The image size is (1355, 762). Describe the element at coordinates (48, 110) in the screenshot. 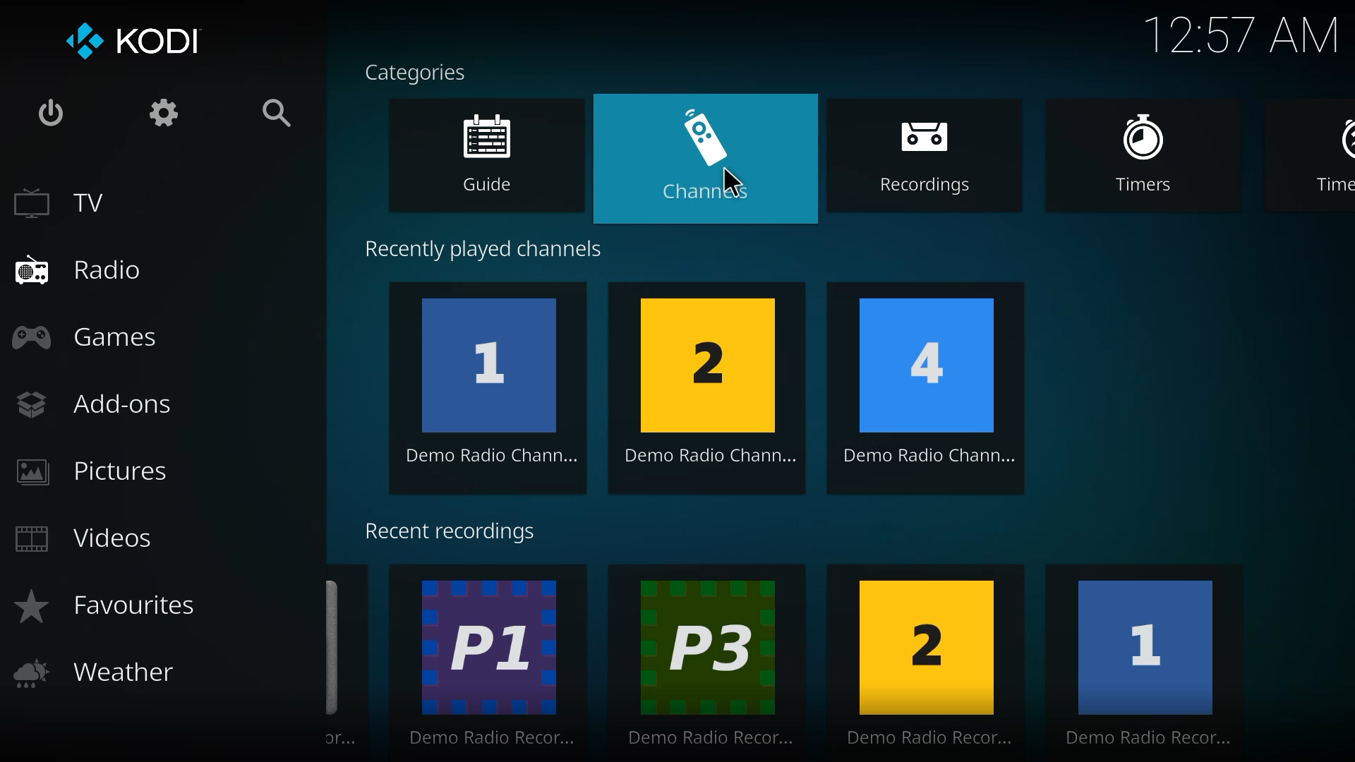

I see `power` at that location.